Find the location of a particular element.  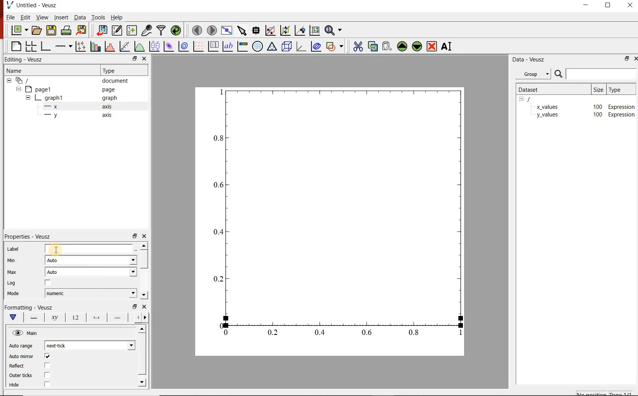

axis label is located at coordinates (55, 318).